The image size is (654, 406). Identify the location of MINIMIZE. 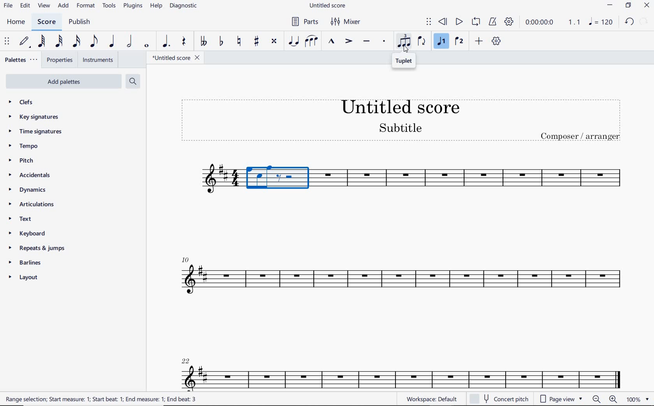
(611, 6).